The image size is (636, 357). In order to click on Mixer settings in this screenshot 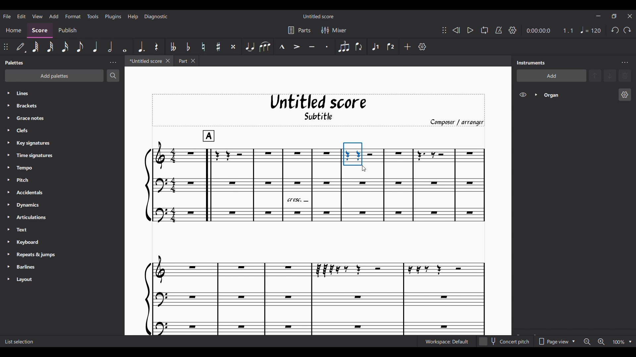, I will do `click(334, 30)`.